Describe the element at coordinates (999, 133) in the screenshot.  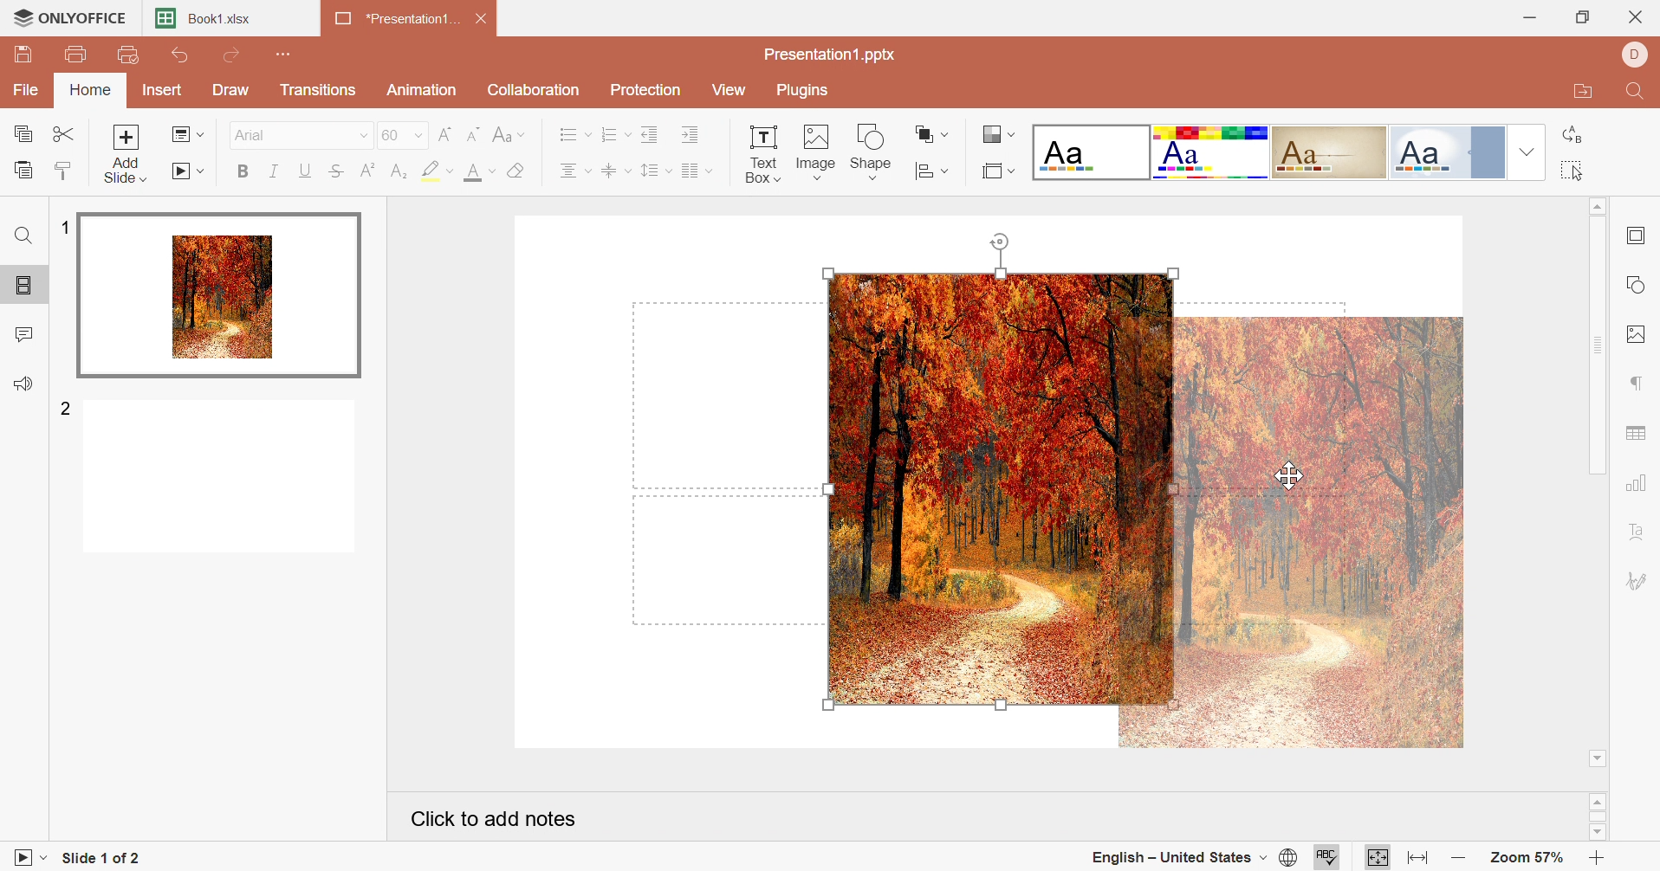
I see `Change color theme` at that location.